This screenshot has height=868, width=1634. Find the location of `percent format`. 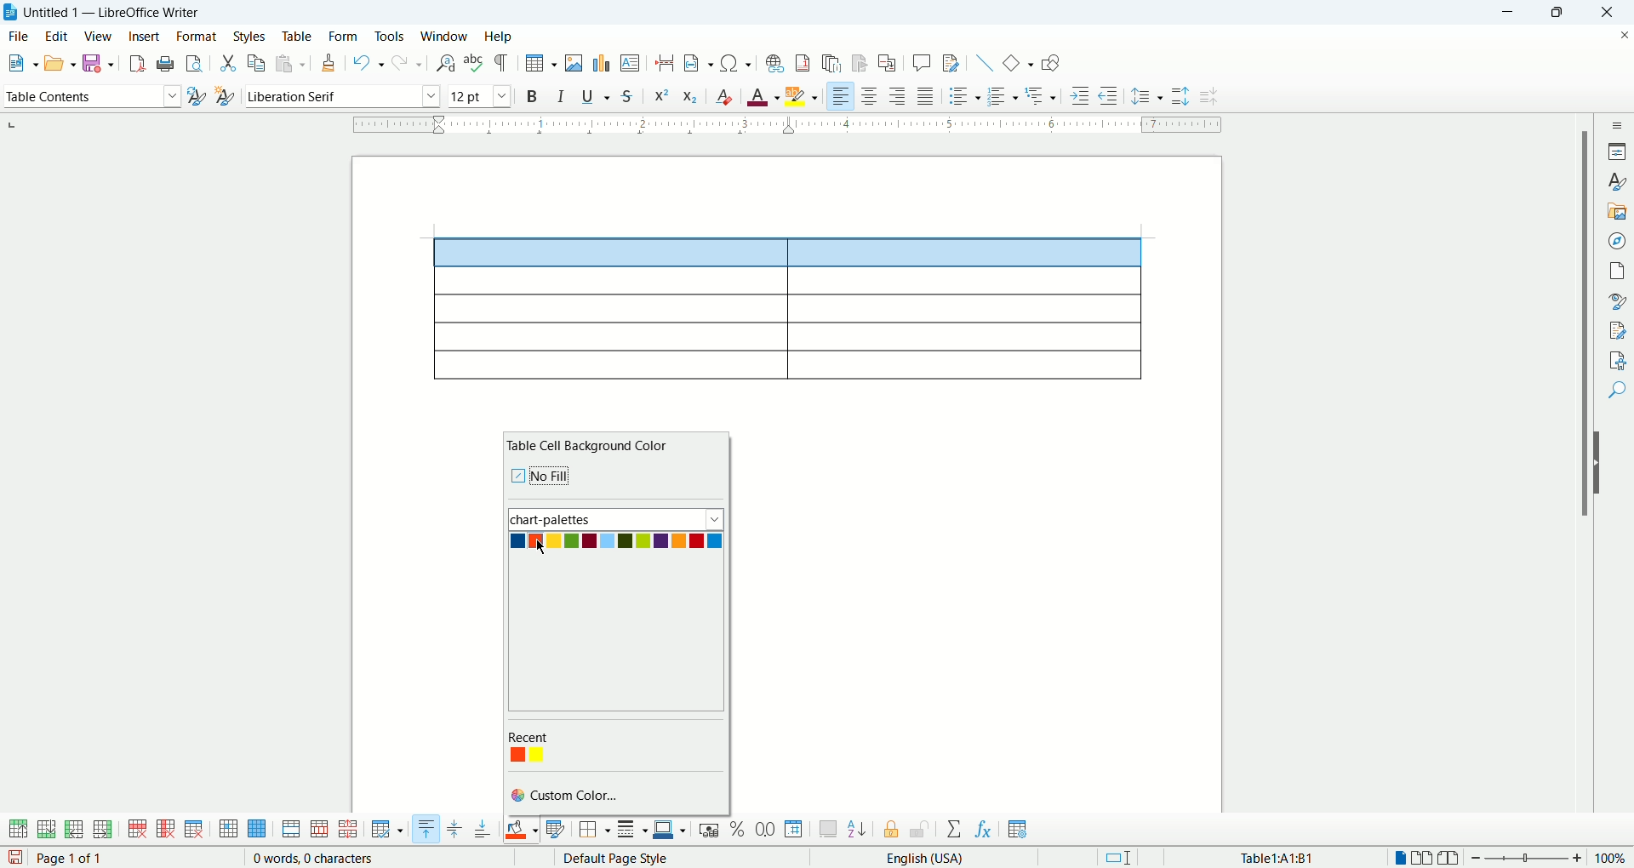

percent format is located at coordinates (740, 829).